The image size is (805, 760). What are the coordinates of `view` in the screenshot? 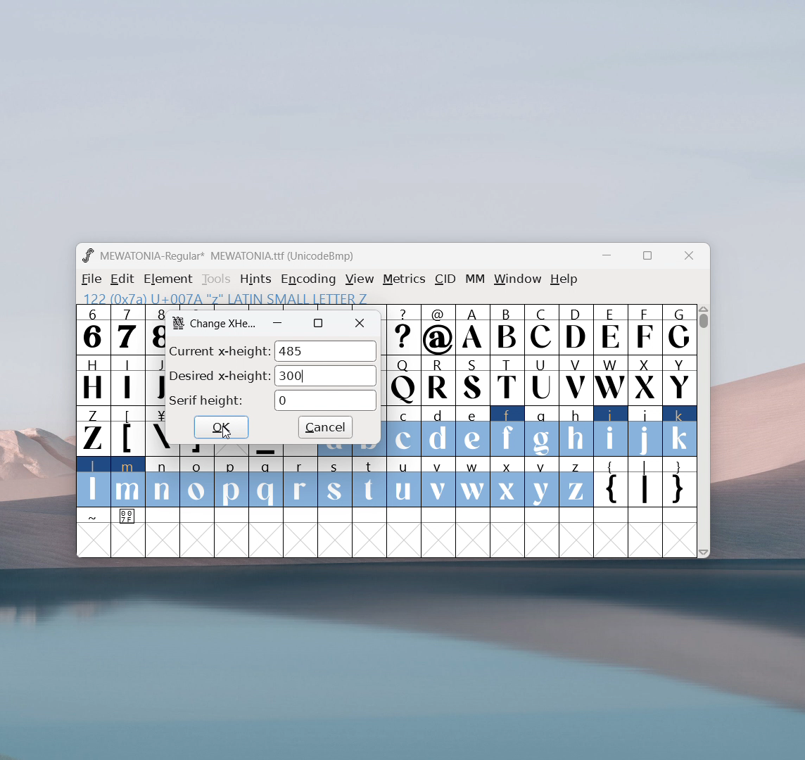 It's located at (360, 279).